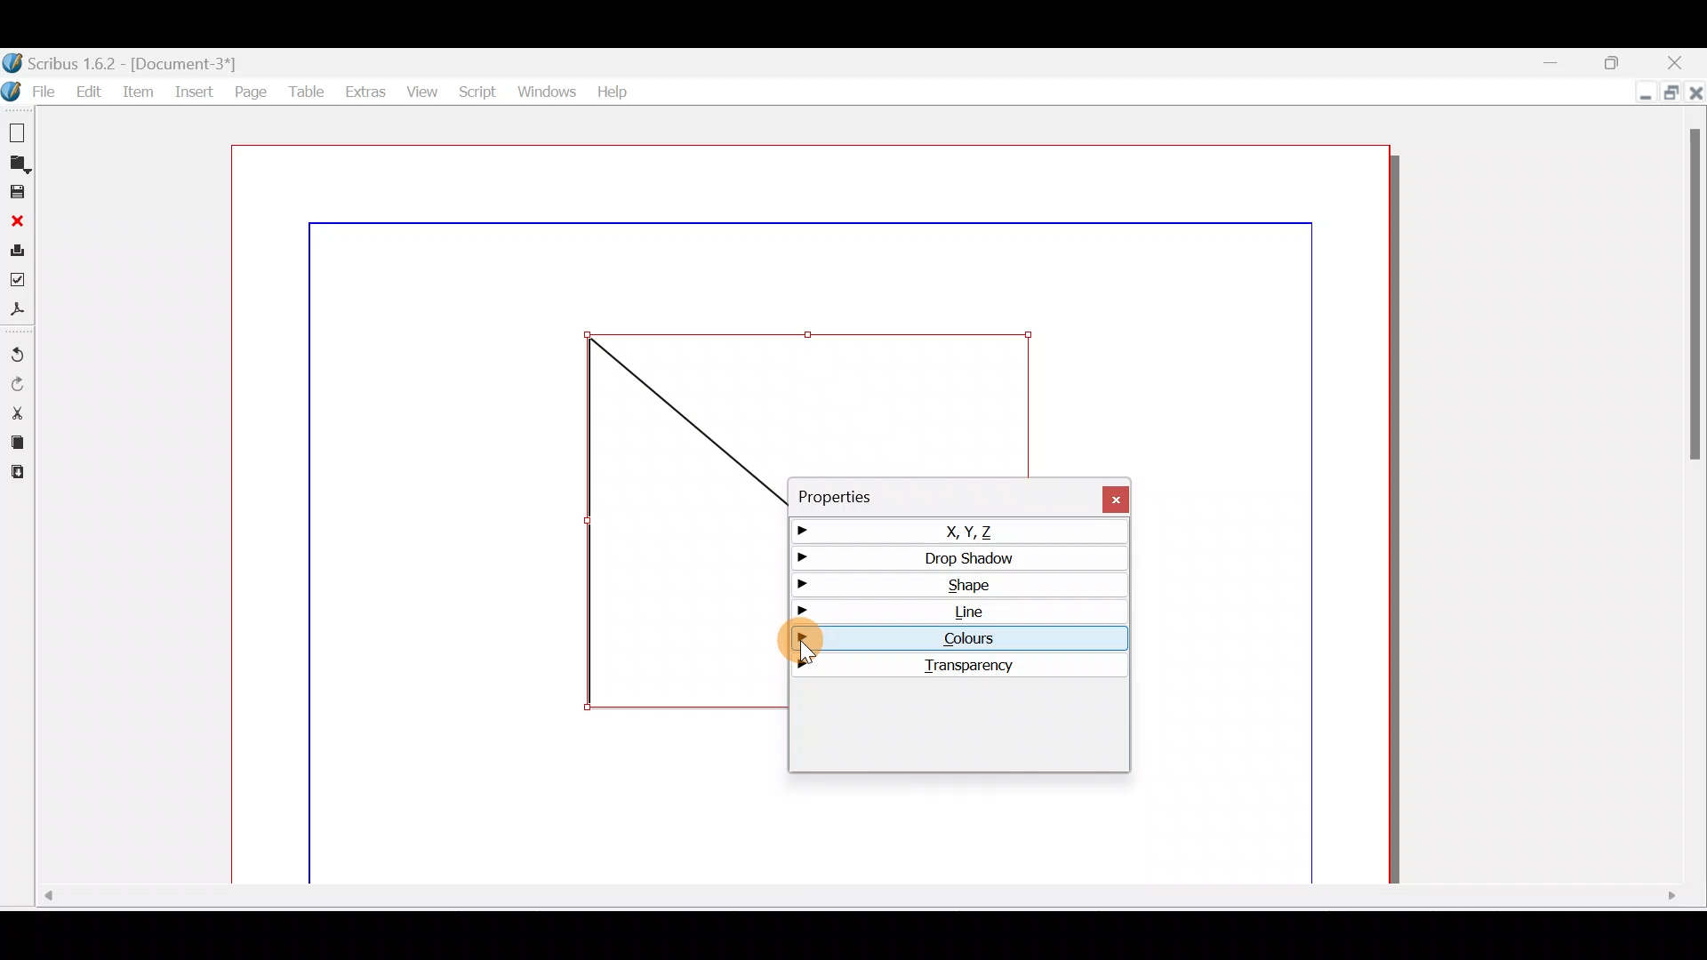  Describe the element at coordinates (958, 528) in the screenshot. I see `X,Y,Z` at that location.